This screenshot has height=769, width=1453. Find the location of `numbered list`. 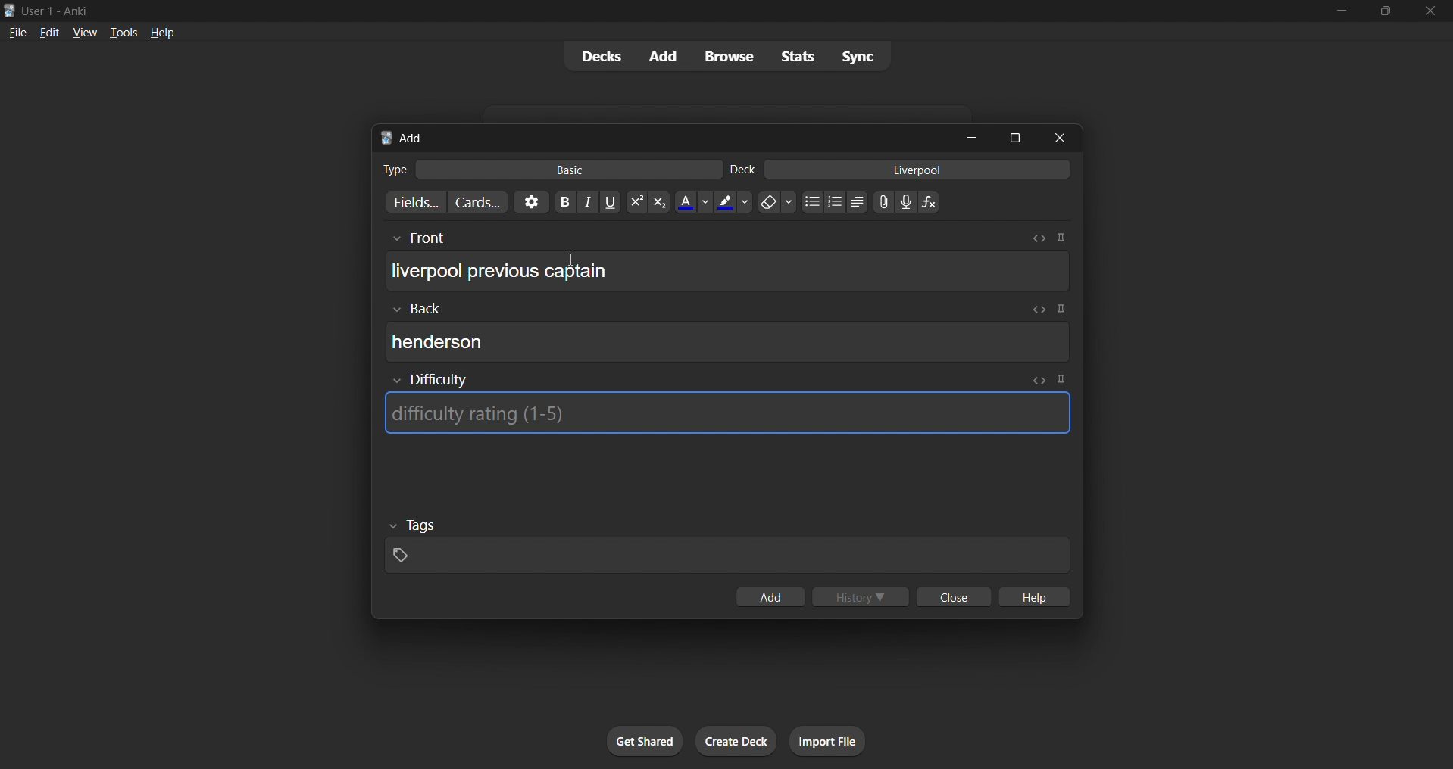

numbered list is located at coordinates (836, 204).